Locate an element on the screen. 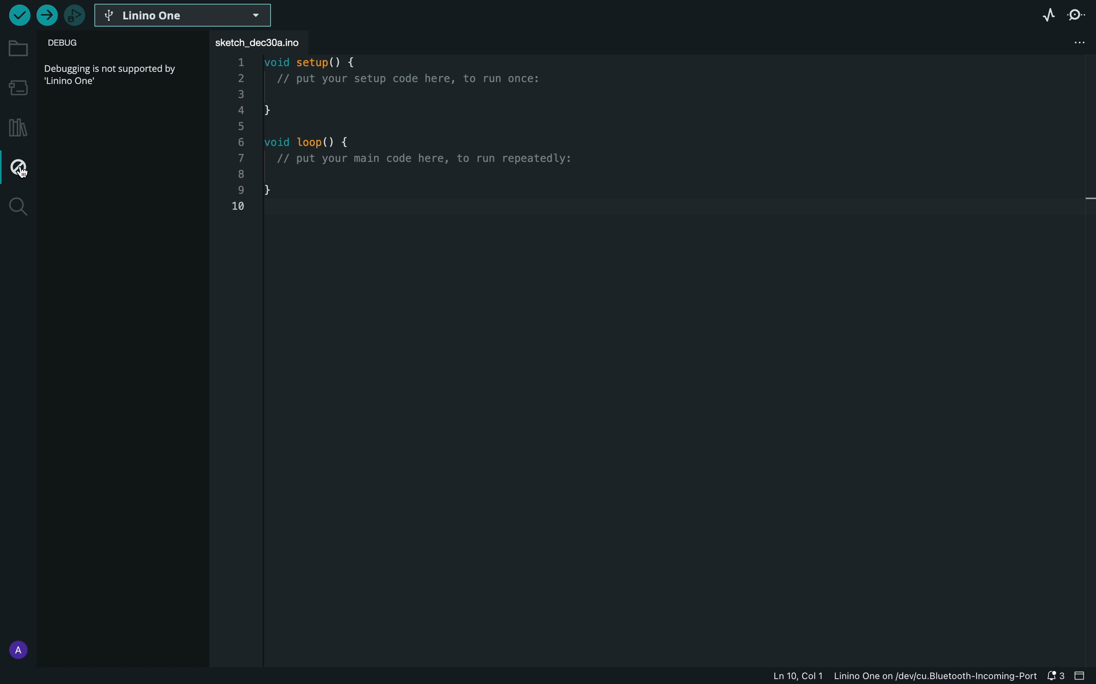  upload is located at coordinates (48, 14).